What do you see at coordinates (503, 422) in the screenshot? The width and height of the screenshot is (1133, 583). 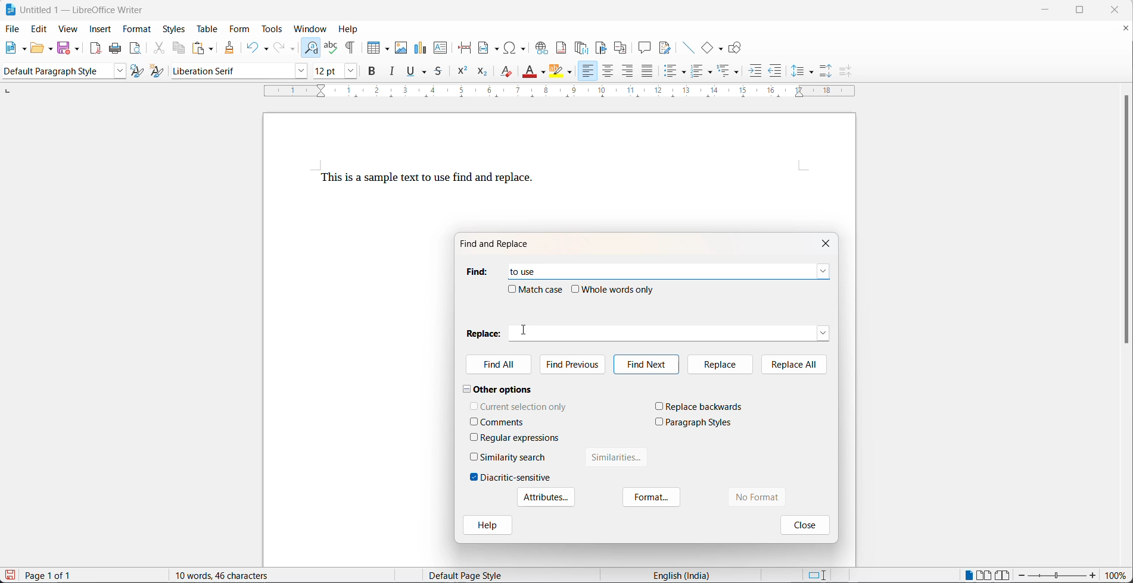 I see `comments` at bounding box center [503, 422].